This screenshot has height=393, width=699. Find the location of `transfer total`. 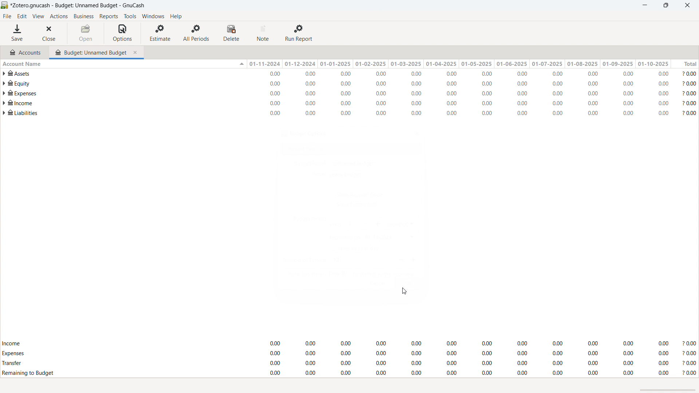

transfer total is located at coordinates (349, 363).